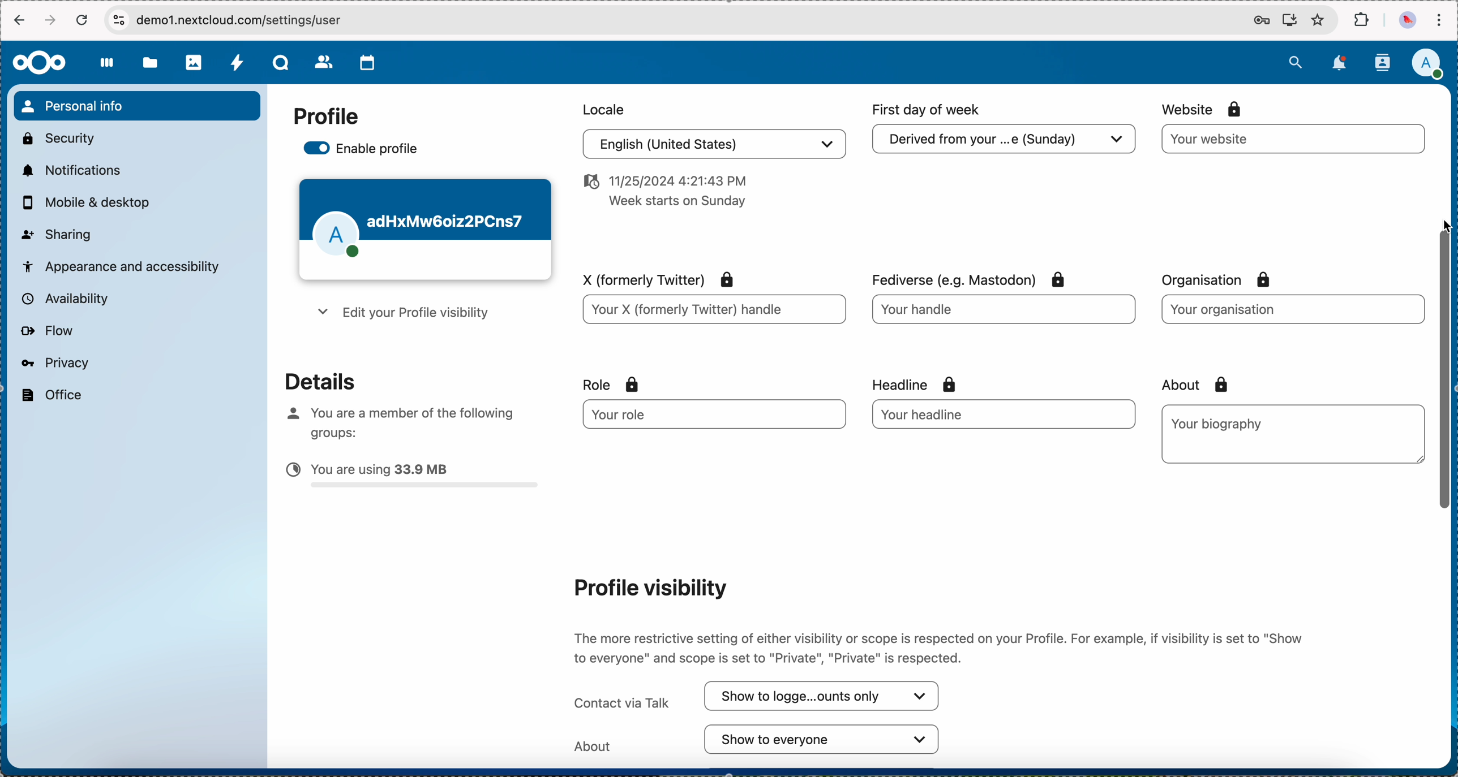 This screenshot has height=777, width=1458. What do you see at coordinates (396, 420) in the screenshot?
I see `you are member of the following groups` at bounding box center [396, 420].